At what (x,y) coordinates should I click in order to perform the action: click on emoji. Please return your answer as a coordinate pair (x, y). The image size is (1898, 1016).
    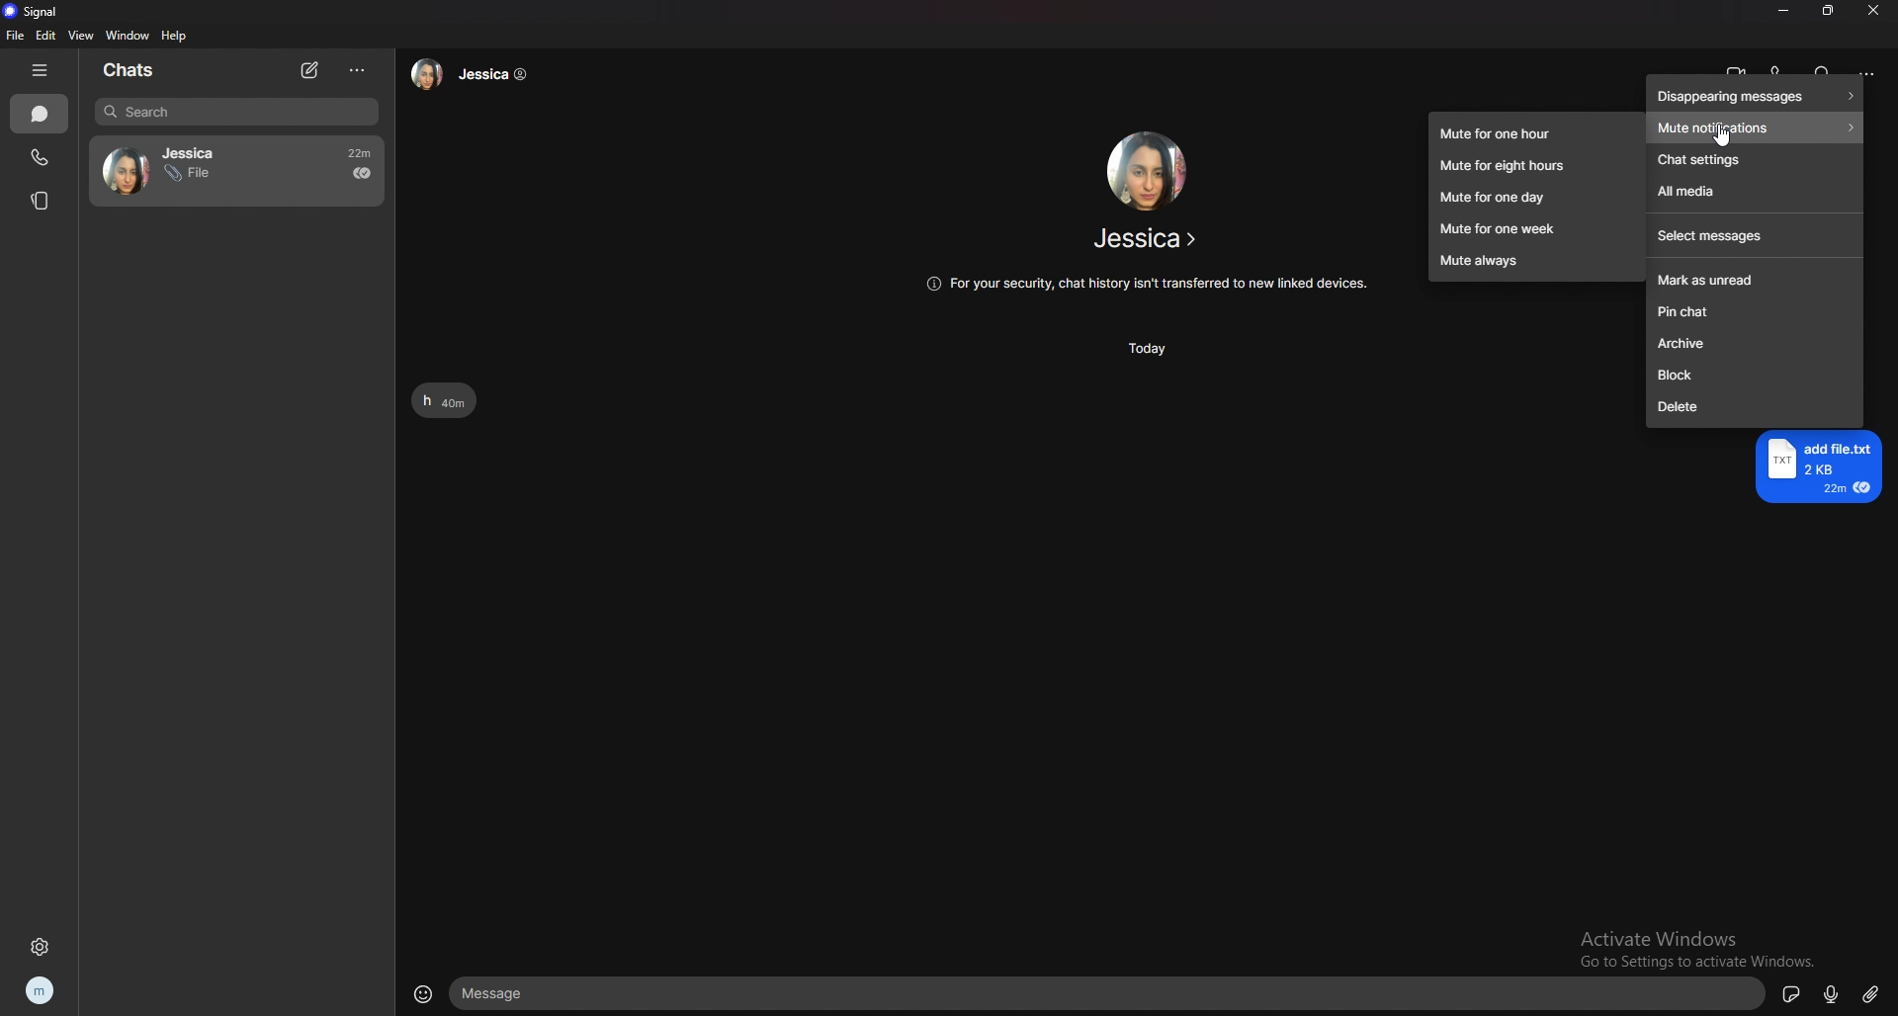
    Looking at the image, I should click on (425, 993).